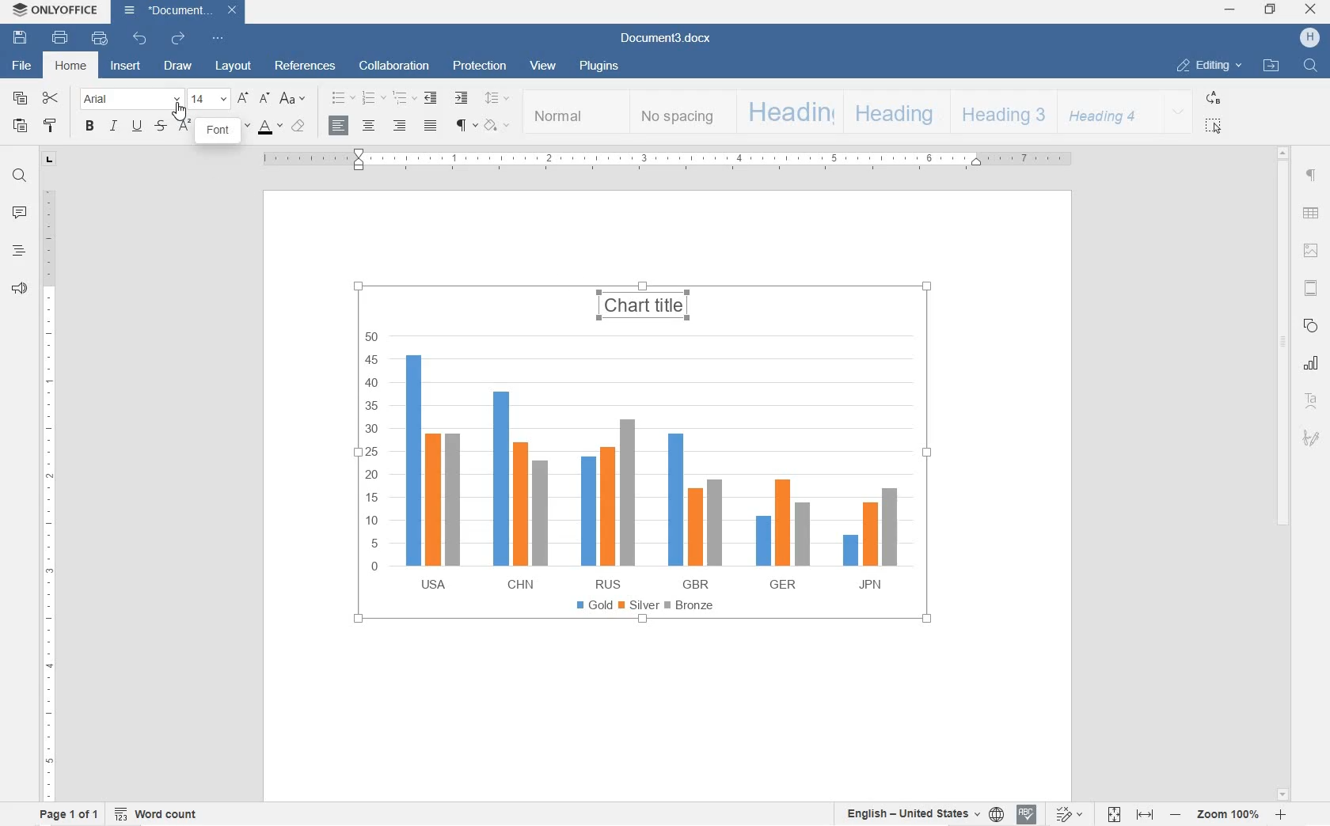  What do you see at coordinates (921, 813) in the screenshot?
I see `SET TEXT OR DOCUMENT LANGUAGE` at bounding box center [921, 813].